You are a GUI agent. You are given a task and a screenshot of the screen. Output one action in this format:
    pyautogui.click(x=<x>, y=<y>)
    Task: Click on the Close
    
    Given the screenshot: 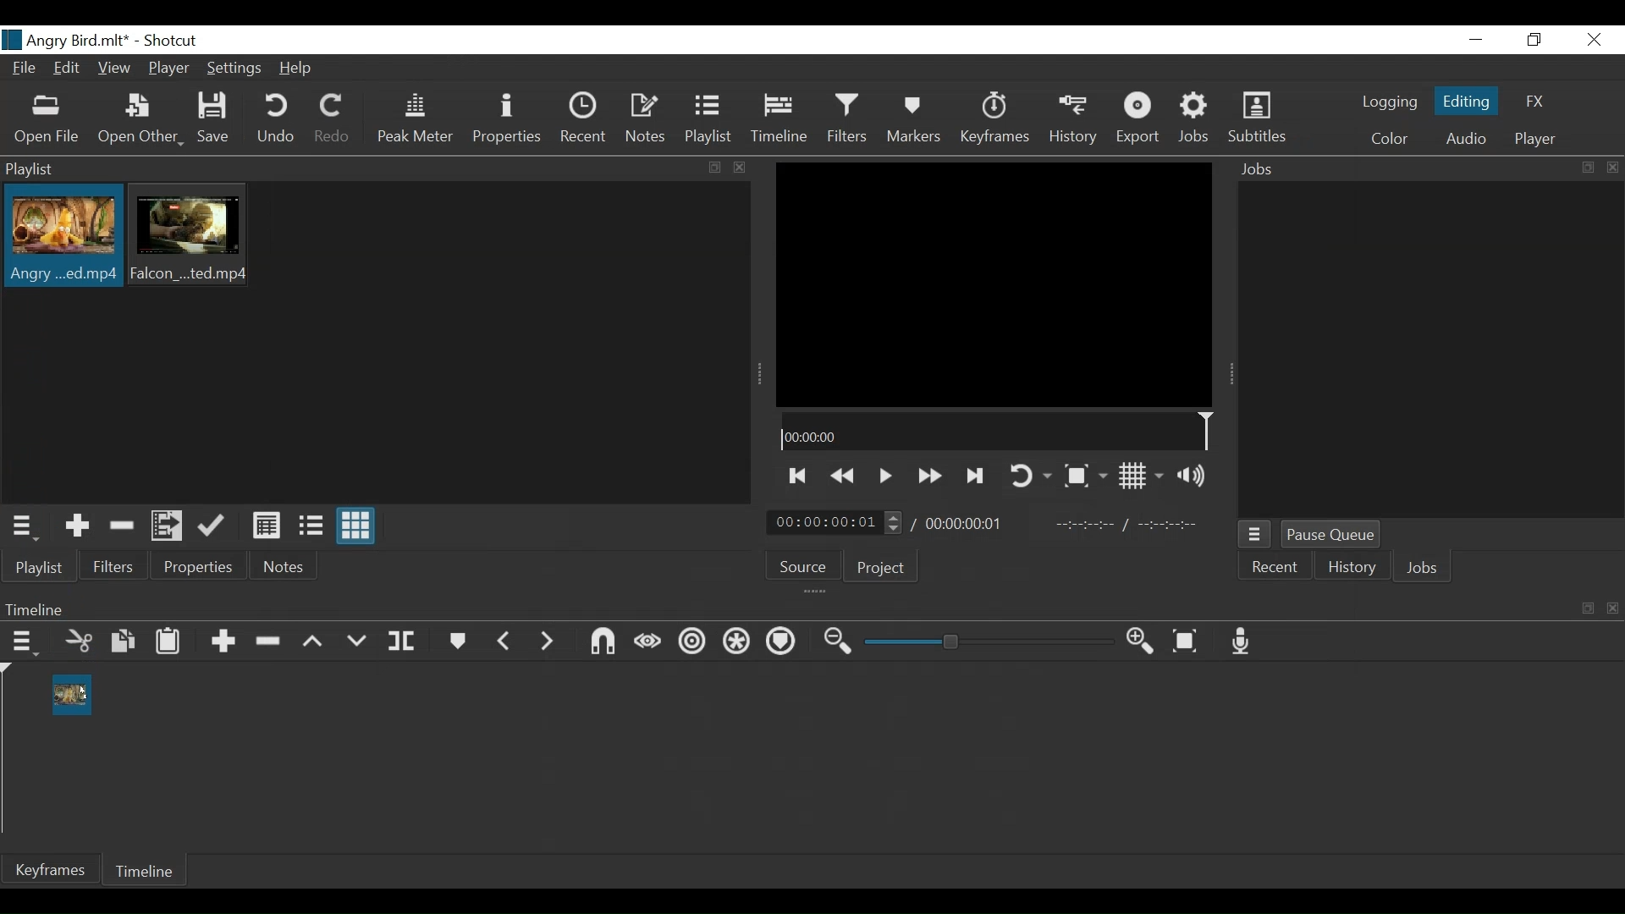 What is the action you would take?
    pyautogui.click(x=1592, y=39)
    